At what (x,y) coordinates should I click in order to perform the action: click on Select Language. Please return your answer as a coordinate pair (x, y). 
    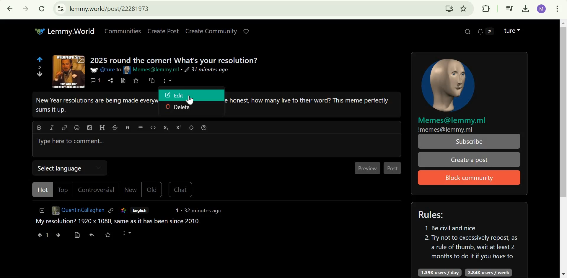
    Looking at the image, I should click on (70, 169).